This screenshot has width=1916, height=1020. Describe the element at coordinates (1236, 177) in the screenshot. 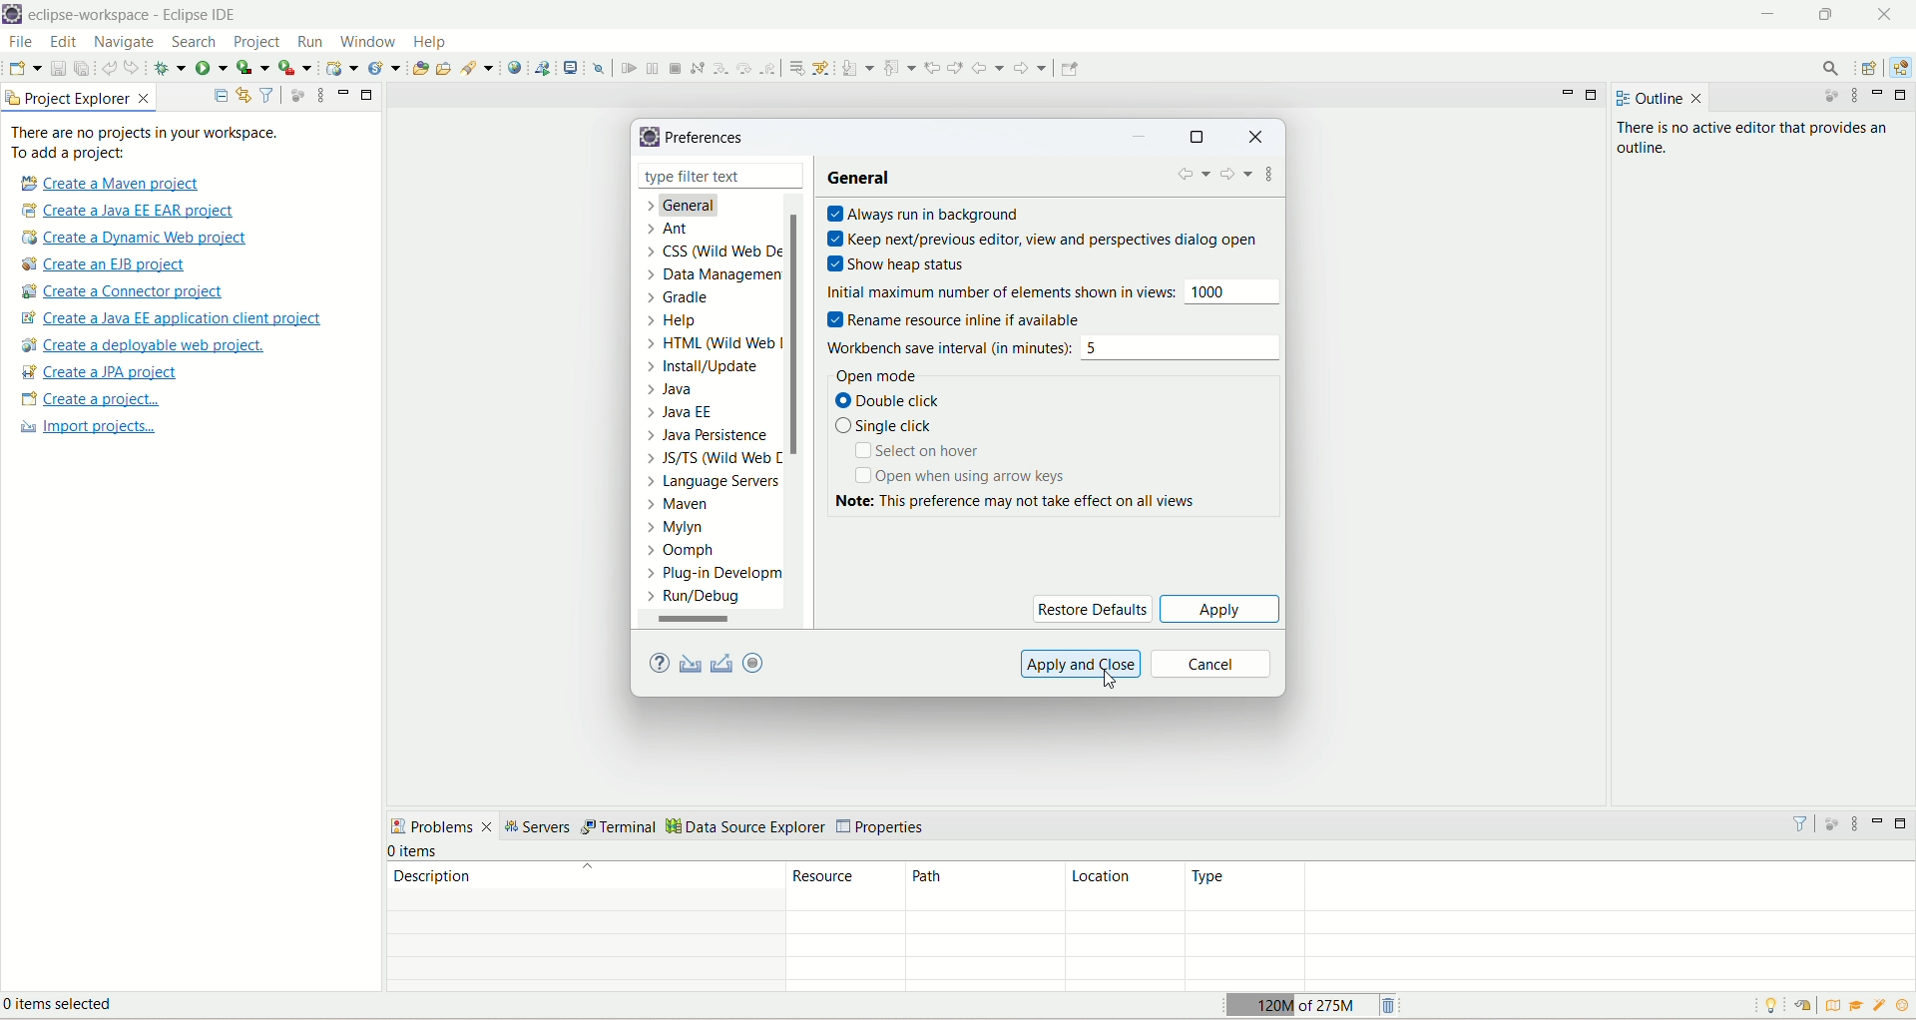

I see `forward` at that location.